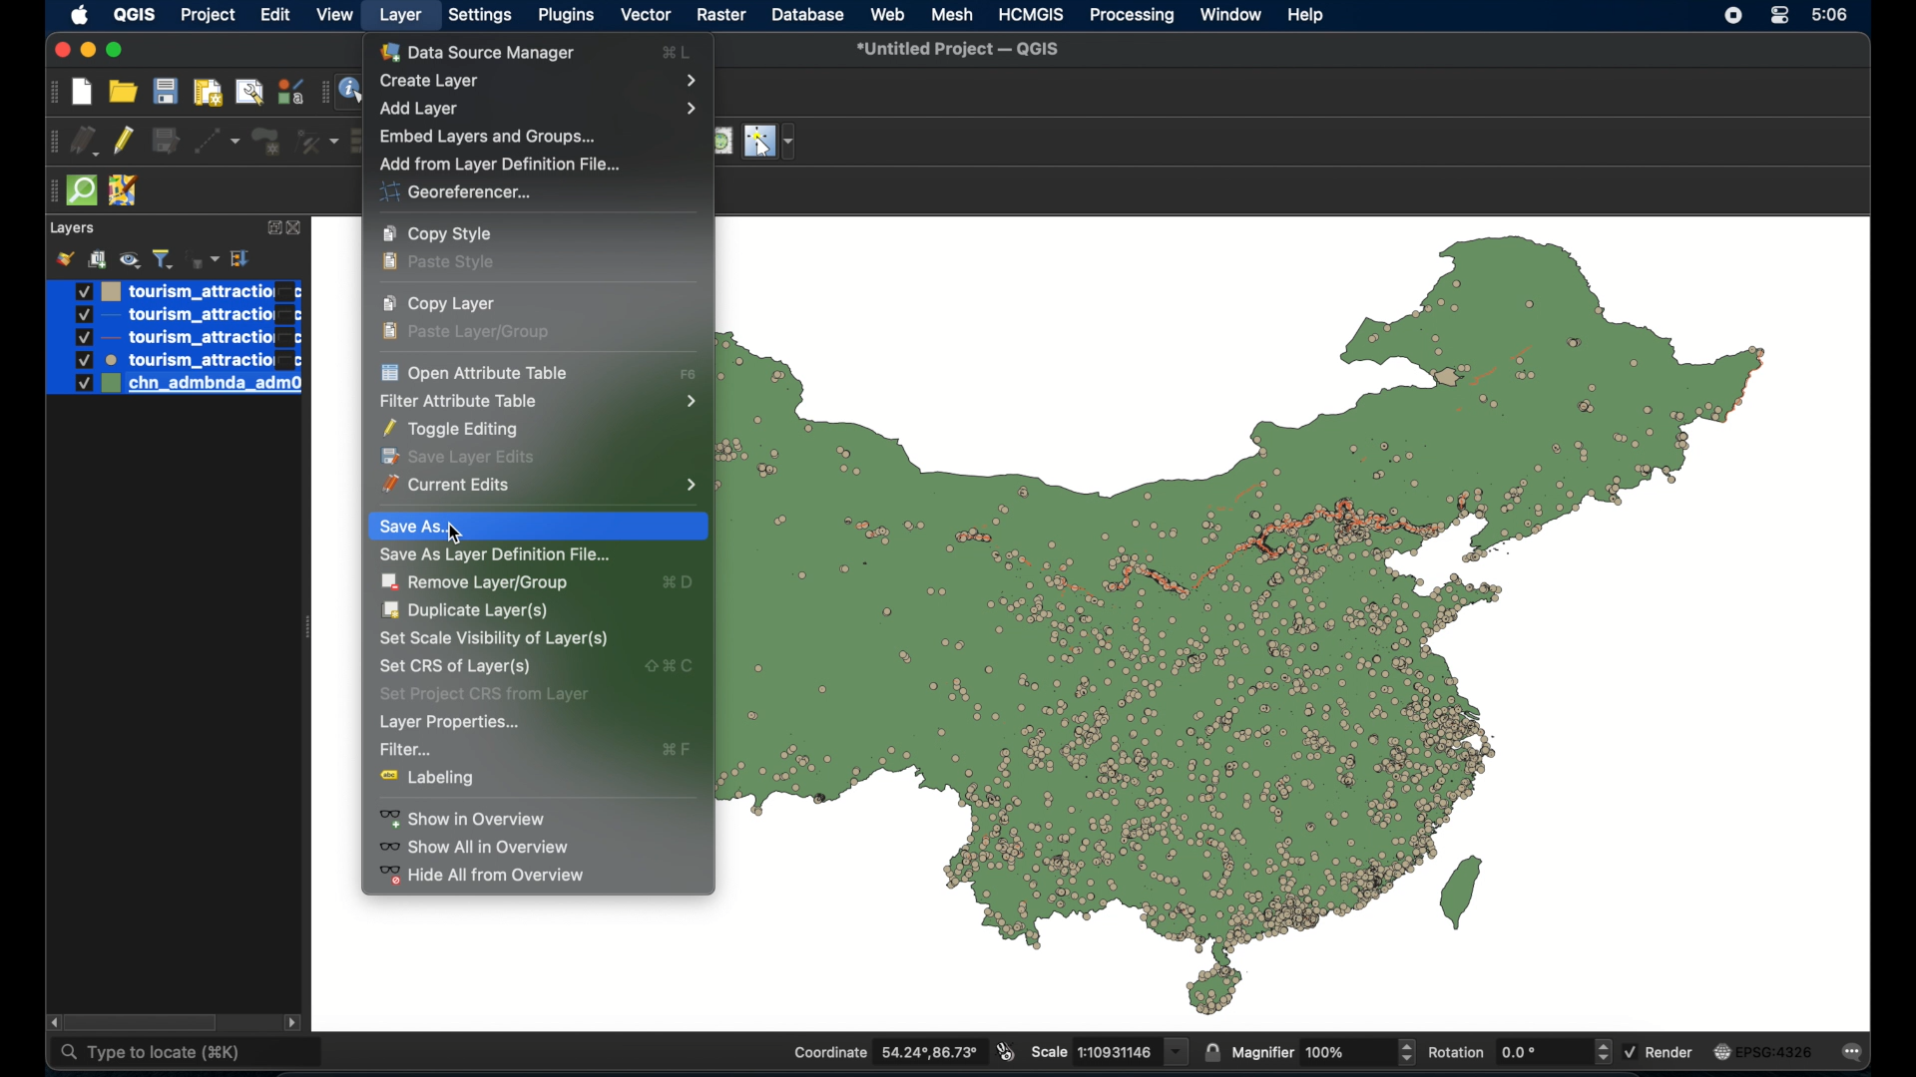 The image size is (1916, 1077). I want to click on paste style, so click(438, 263).